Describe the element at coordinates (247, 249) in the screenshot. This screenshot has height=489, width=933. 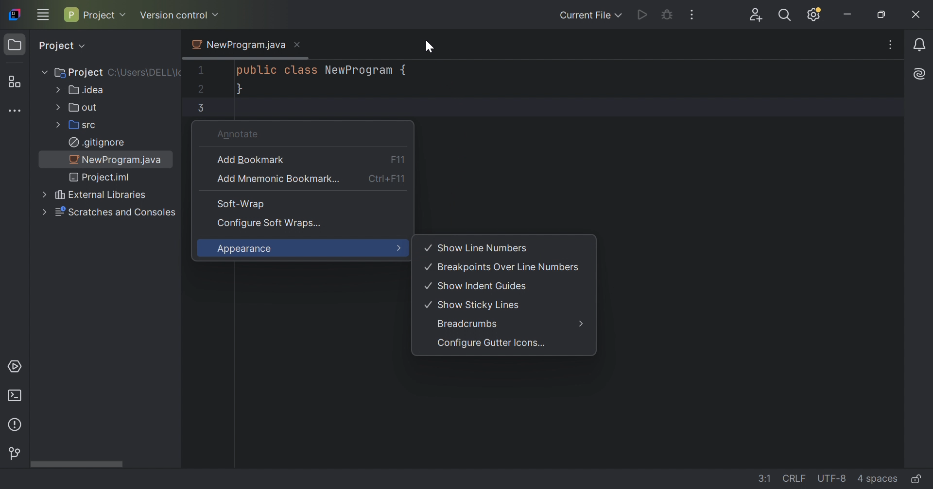
I see `Appearance` at that location.